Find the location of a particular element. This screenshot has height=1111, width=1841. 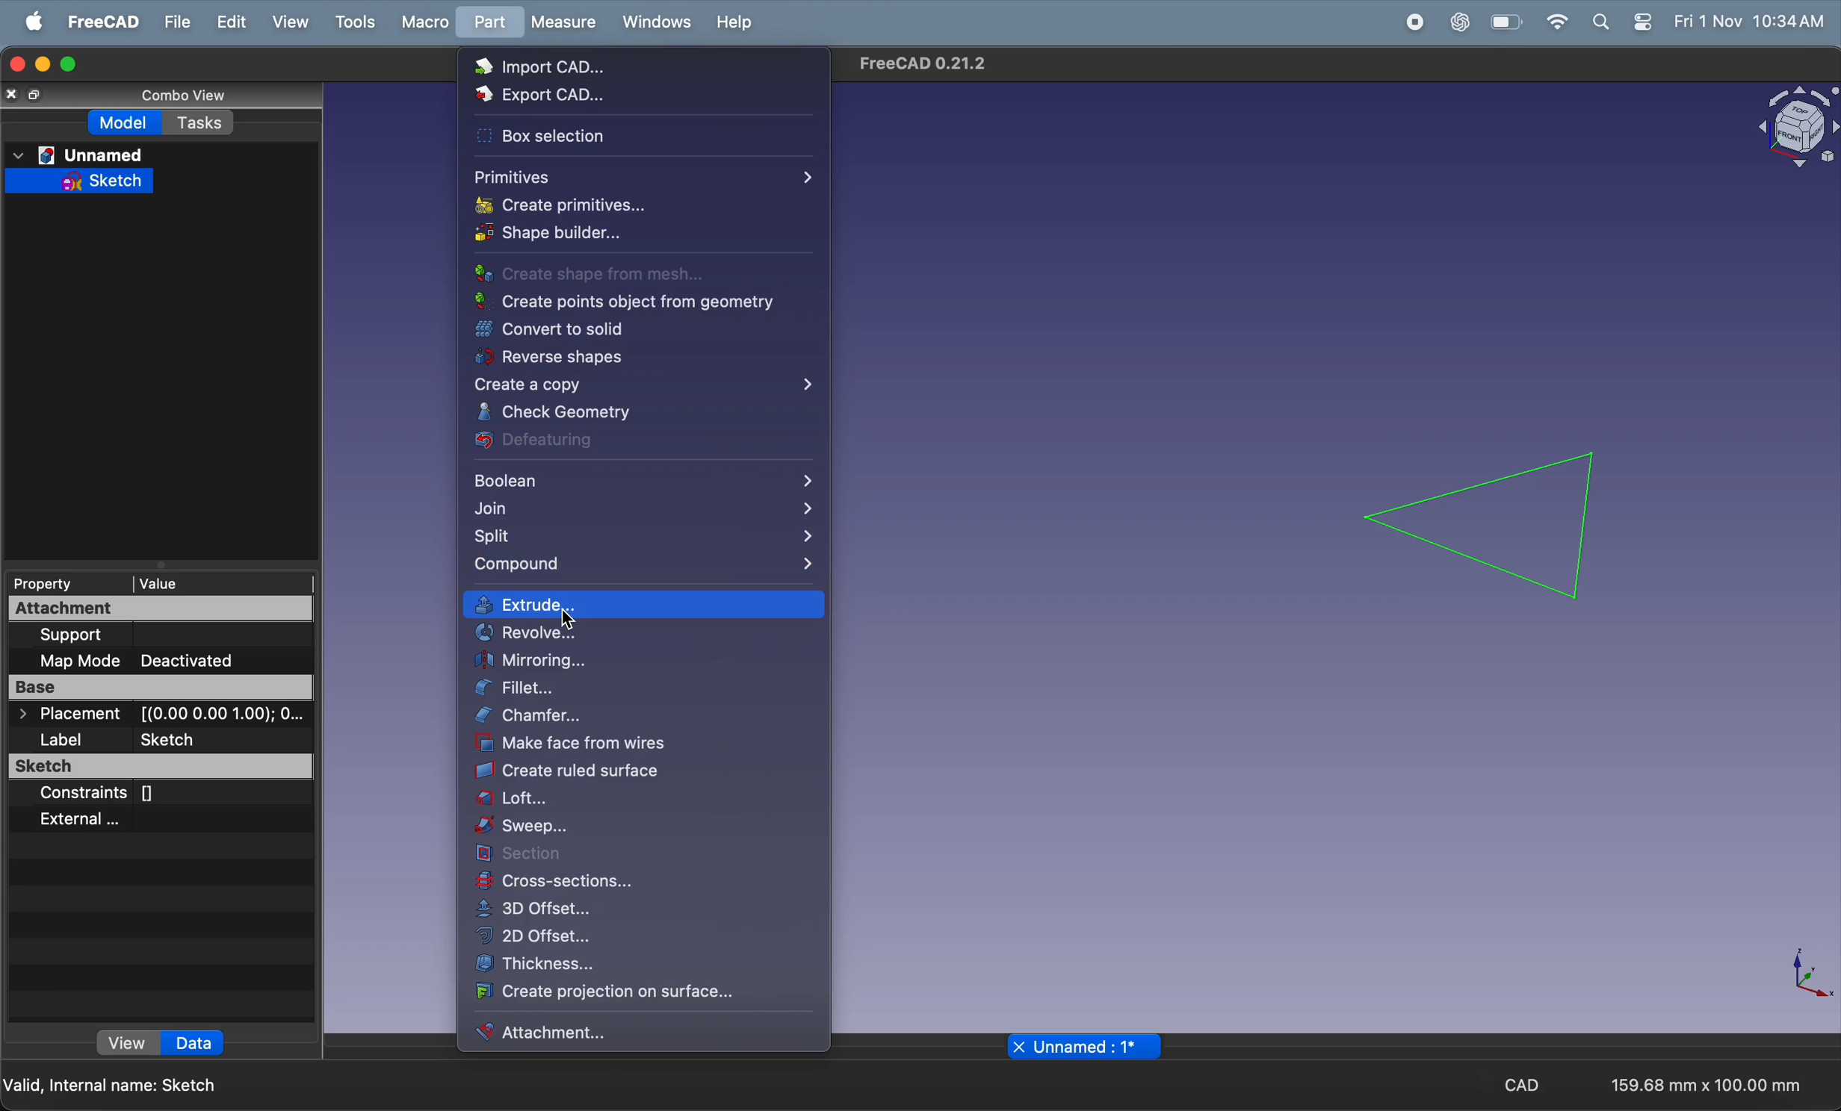

Fri 1 Nov 10:34 AM is located at coordinates (1749, 22).